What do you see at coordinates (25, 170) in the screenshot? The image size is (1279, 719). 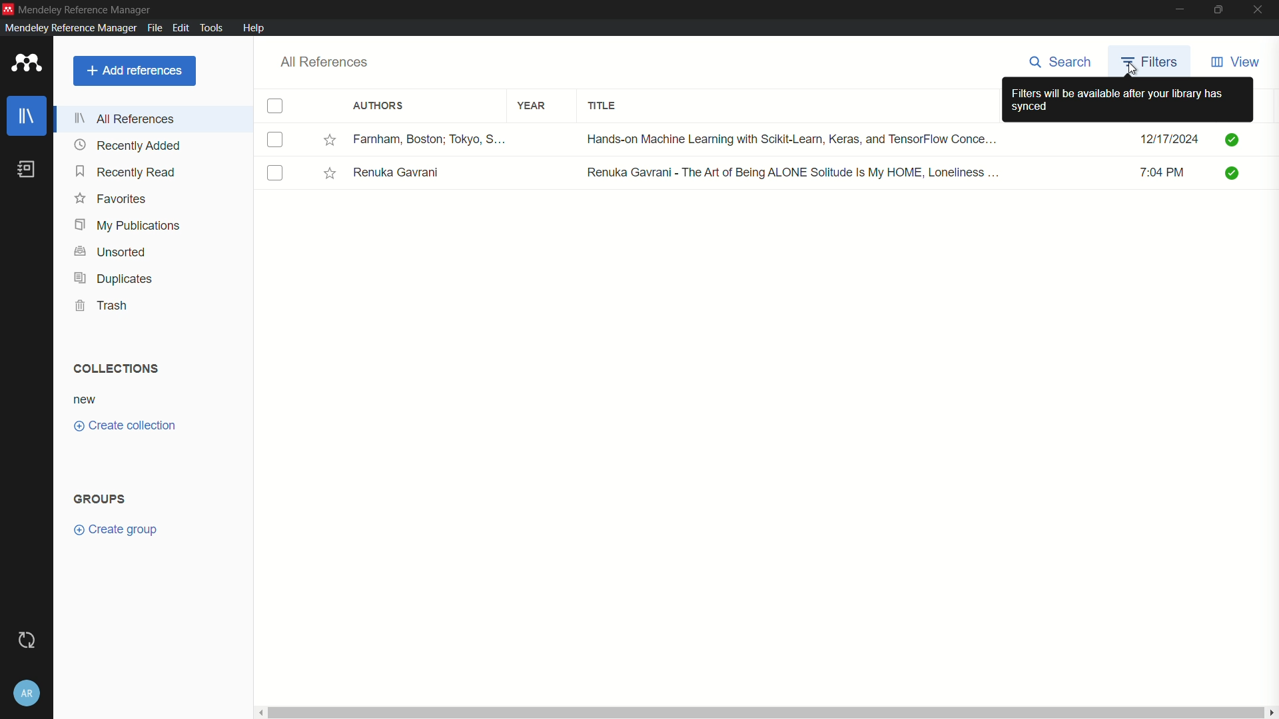 I see `book` at bounding box center [25, 170].